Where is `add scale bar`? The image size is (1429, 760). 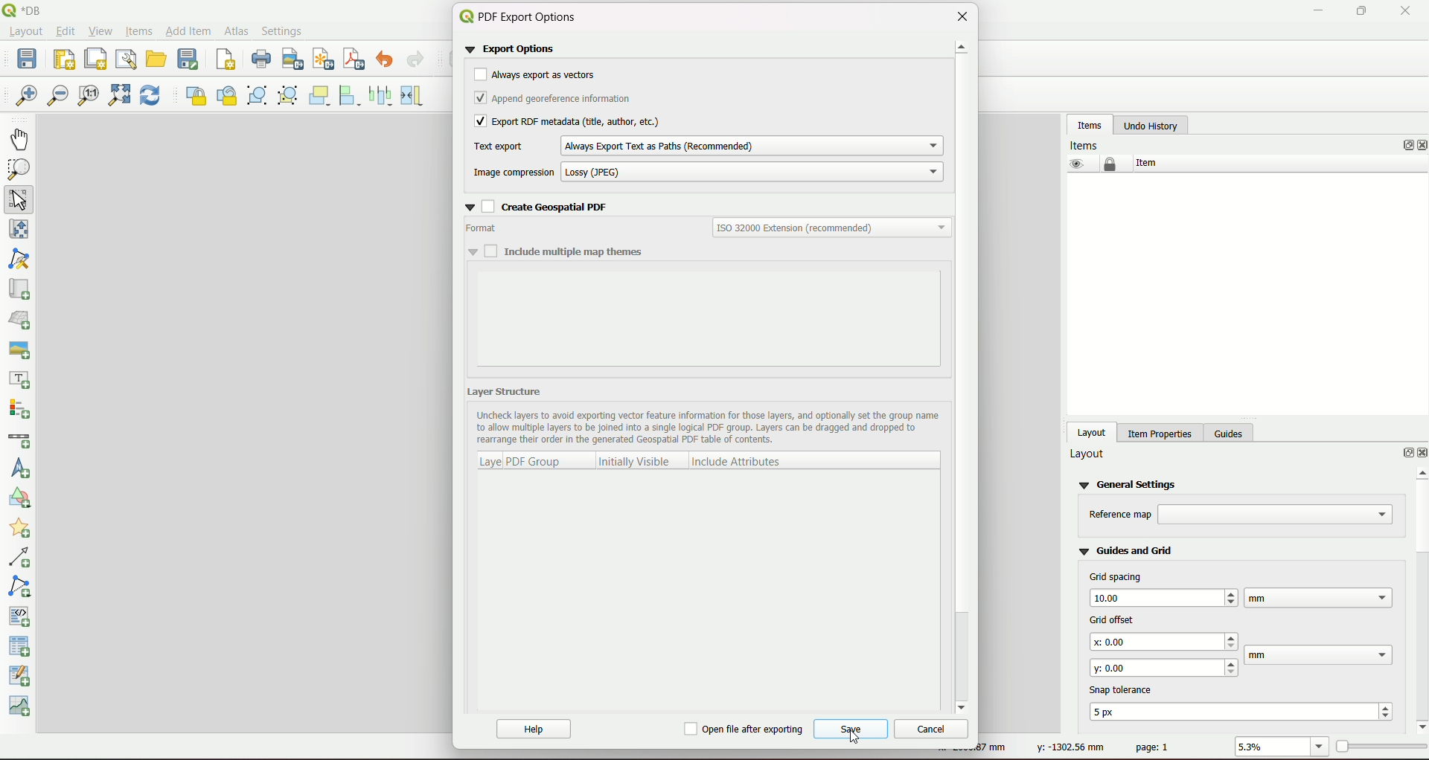 add scale bar is located at coordinates (19, 440).